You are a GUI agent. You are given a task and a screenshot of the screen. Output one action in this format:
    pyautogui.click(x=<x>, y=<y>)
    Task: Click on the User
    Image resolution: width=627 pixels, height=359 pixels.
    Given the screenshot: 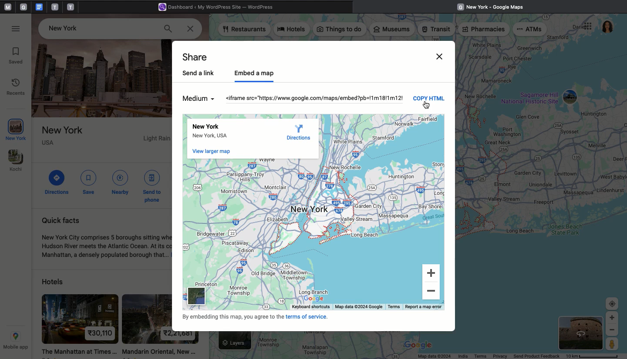 What is the action you would take?
    pyautogui.click(x=607, y=27)
    